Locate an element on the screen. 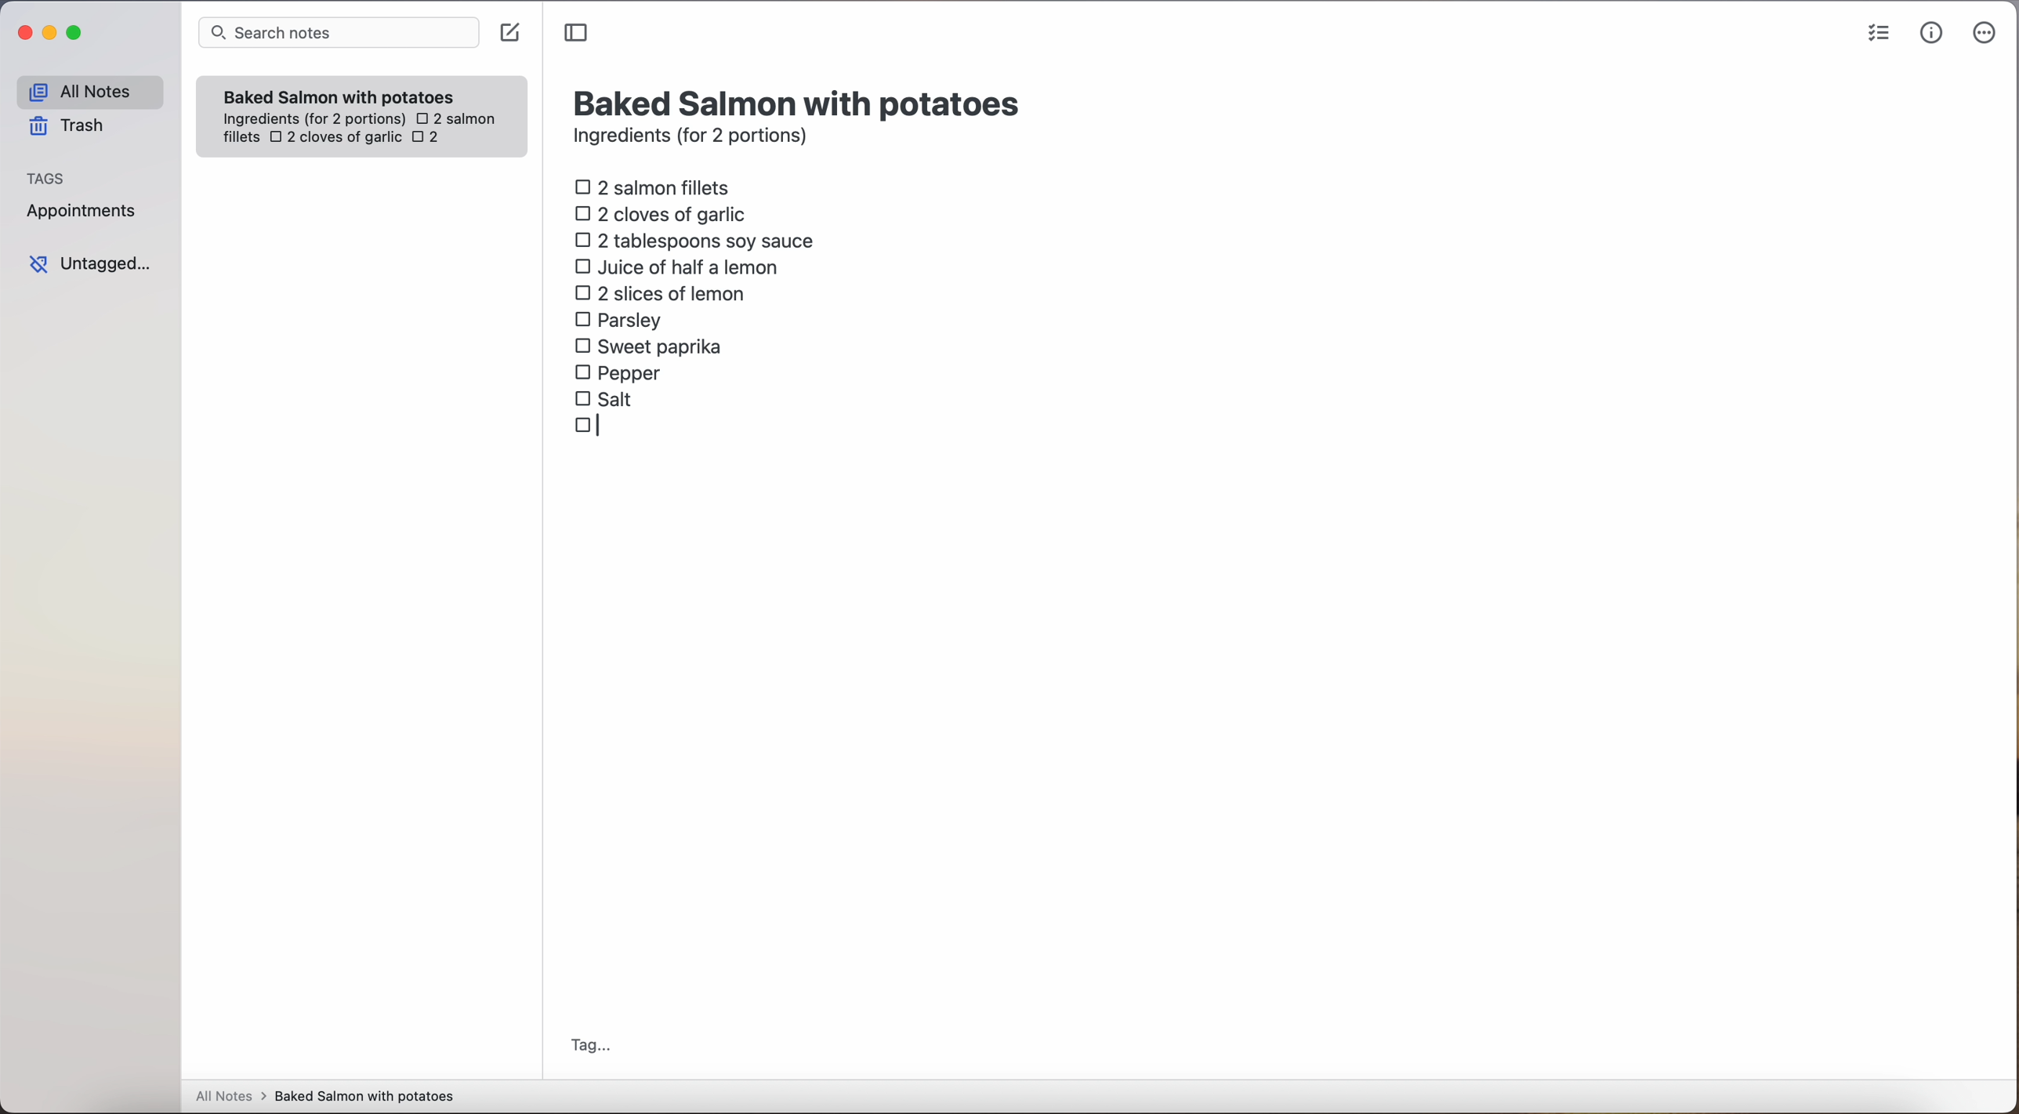 The height and width of the screenshot is (1114, 2019). check list is located at coordinates (1879, 34).